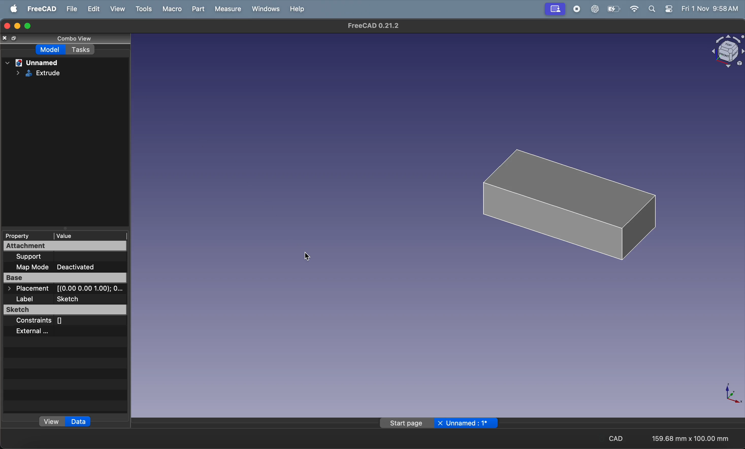 This screenshot has height=449, width=745. Describe the element at coordinates (82, 422) in the screenshot. I see `data` at that location.